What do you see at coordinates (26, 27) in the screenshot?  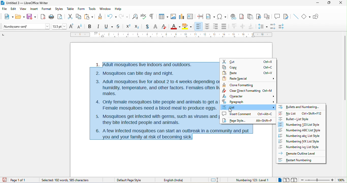 I see `font name` at bounding box center [26, 27].